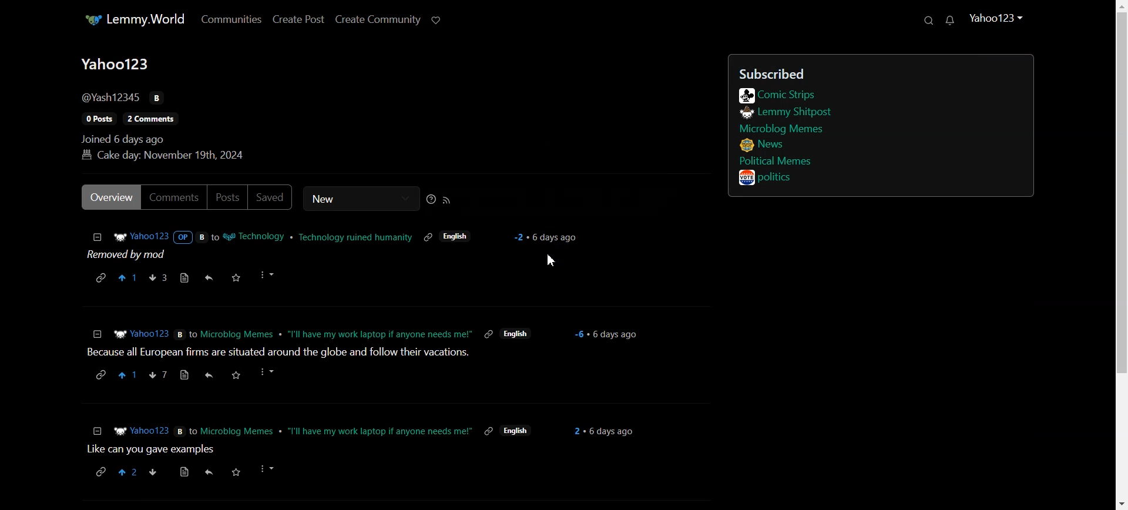 This screenshot has width=1128, height=510. What do you see at coordinates (360, 199) in the screenshot?
I see `New` at bounding box center [360, 199].